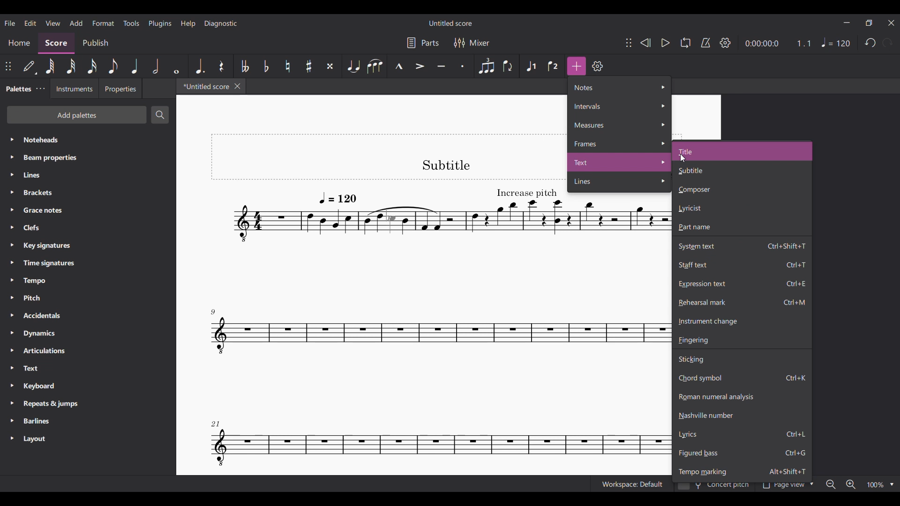 The width and height of the screenshot is (900, 506). I want to click on Beam properties, so click(88, 157).